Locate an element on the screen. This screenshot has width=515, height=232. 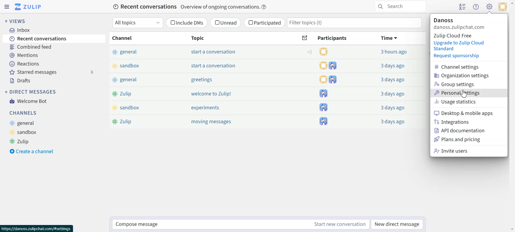
participants is located at coordinates (324, 94).